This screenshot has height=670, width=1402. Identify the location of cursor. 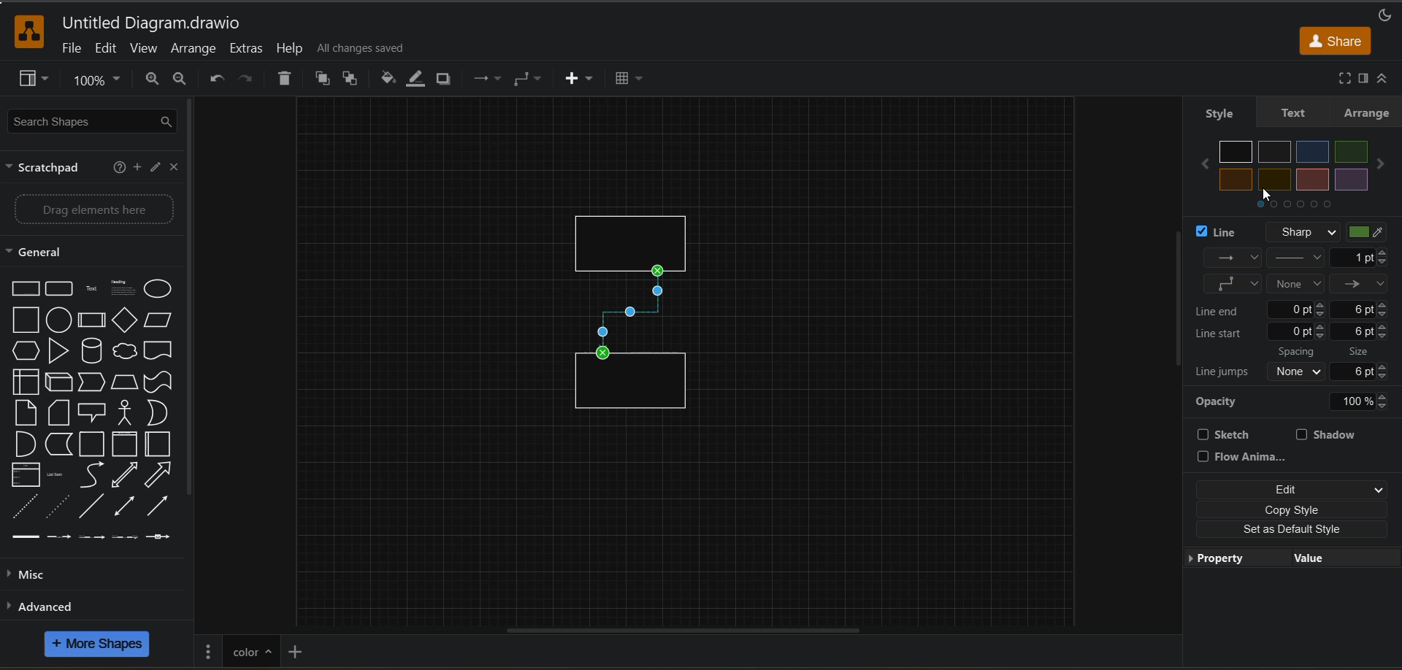
(1271, 196).